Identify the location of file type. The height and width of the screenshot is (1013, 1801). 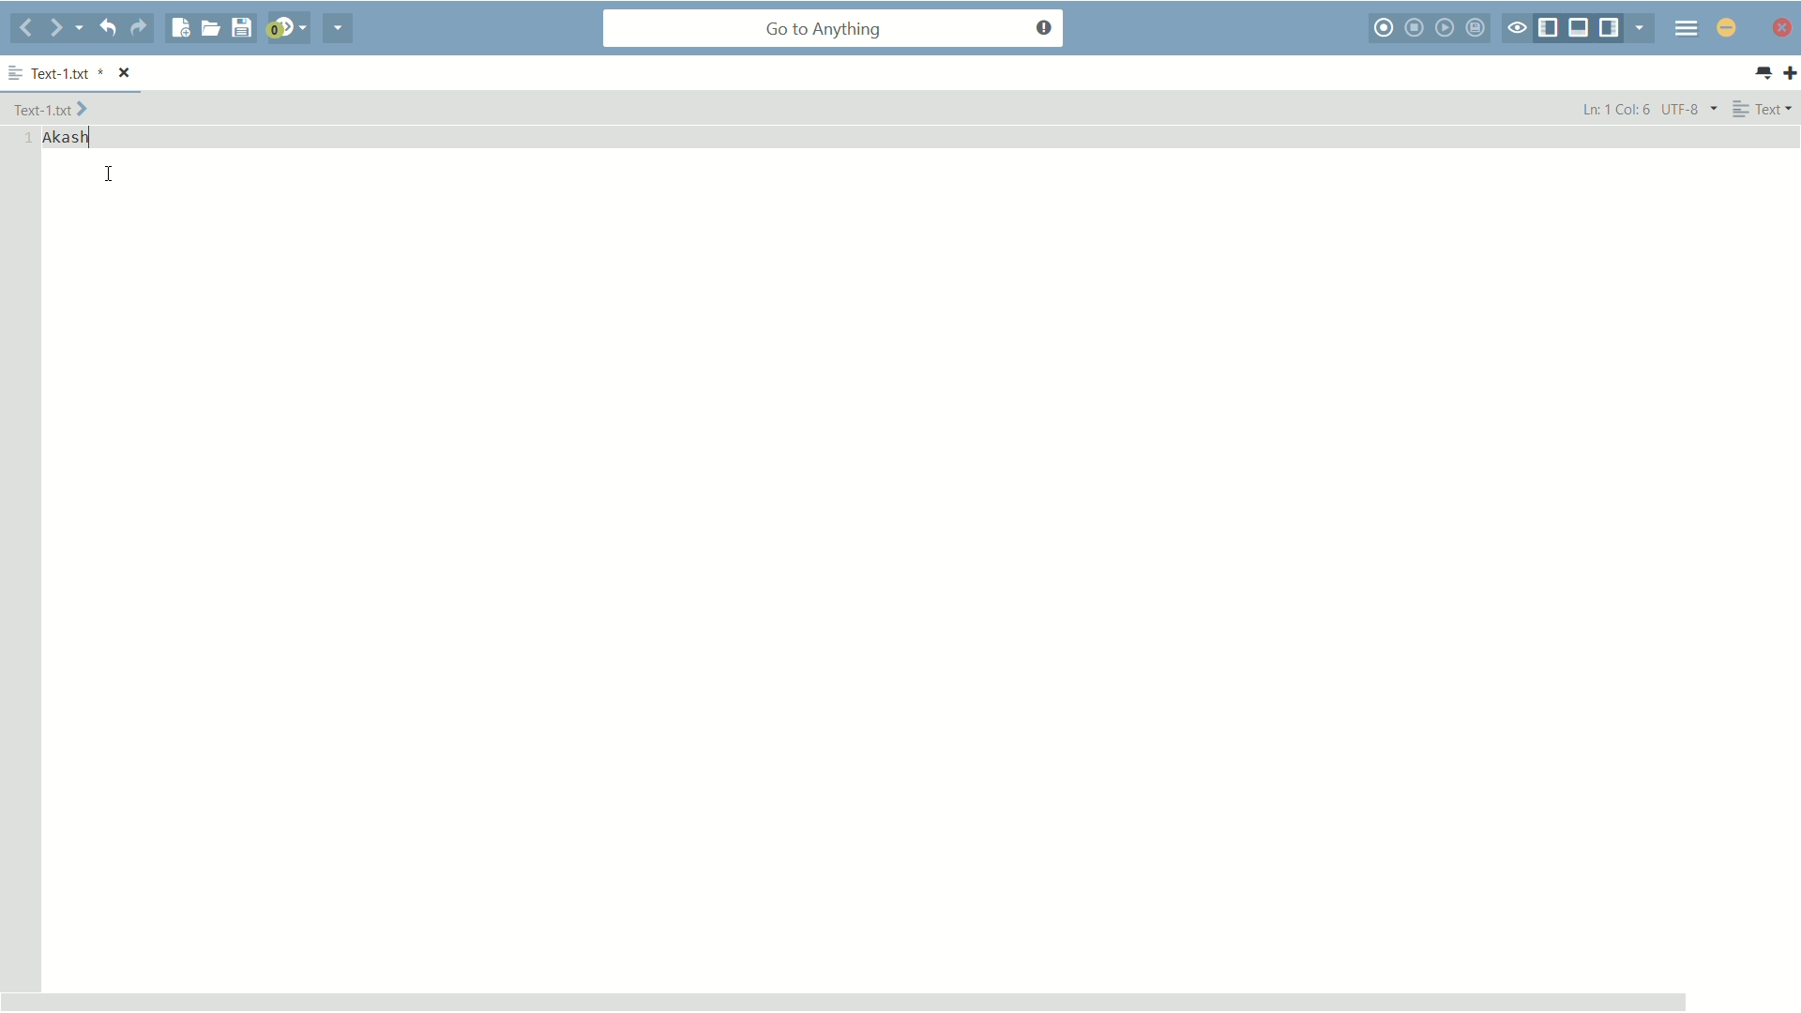
(1766, 110).